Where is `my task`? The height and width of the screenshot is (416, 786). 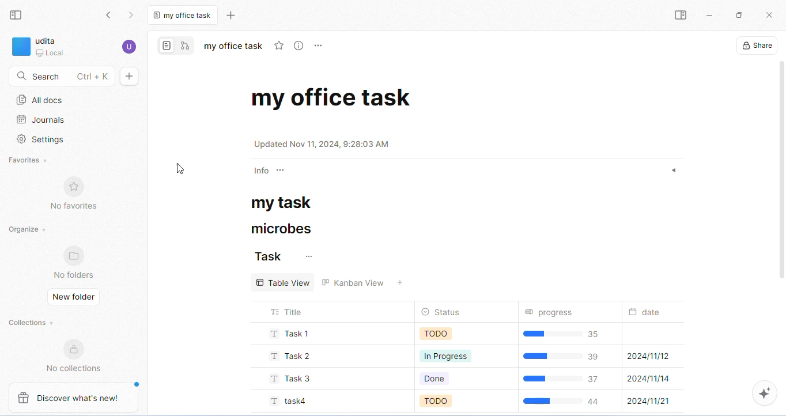
my task is located at coordinates (288, 203).